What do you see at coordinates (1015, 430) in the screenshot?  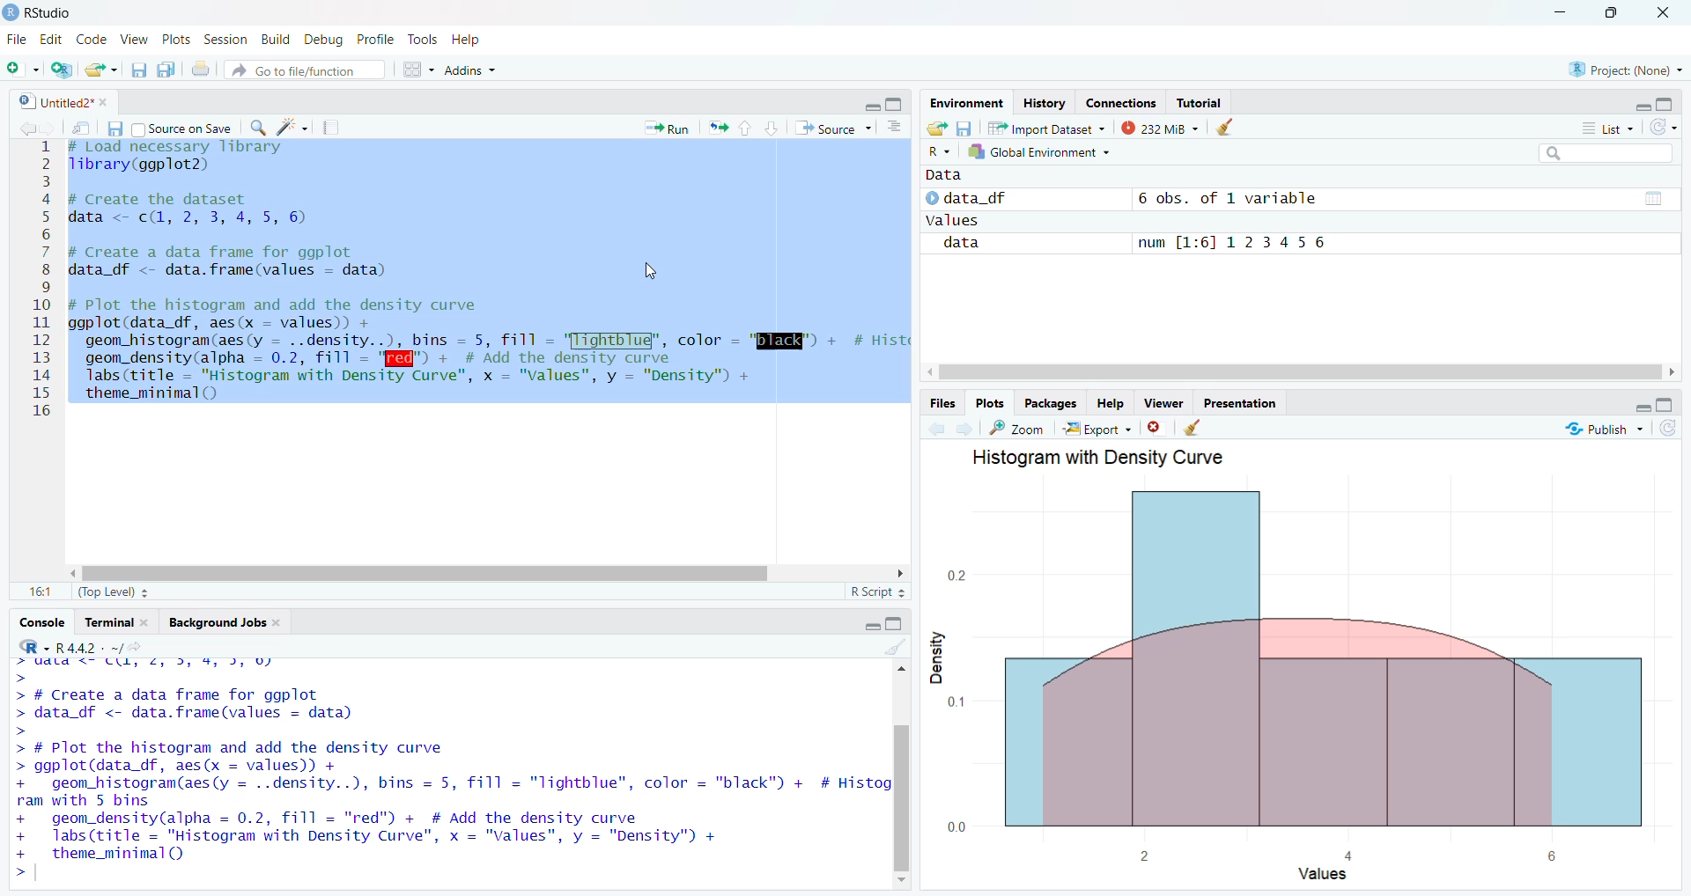 I see `zoom` at bounding box center [1015, 430].